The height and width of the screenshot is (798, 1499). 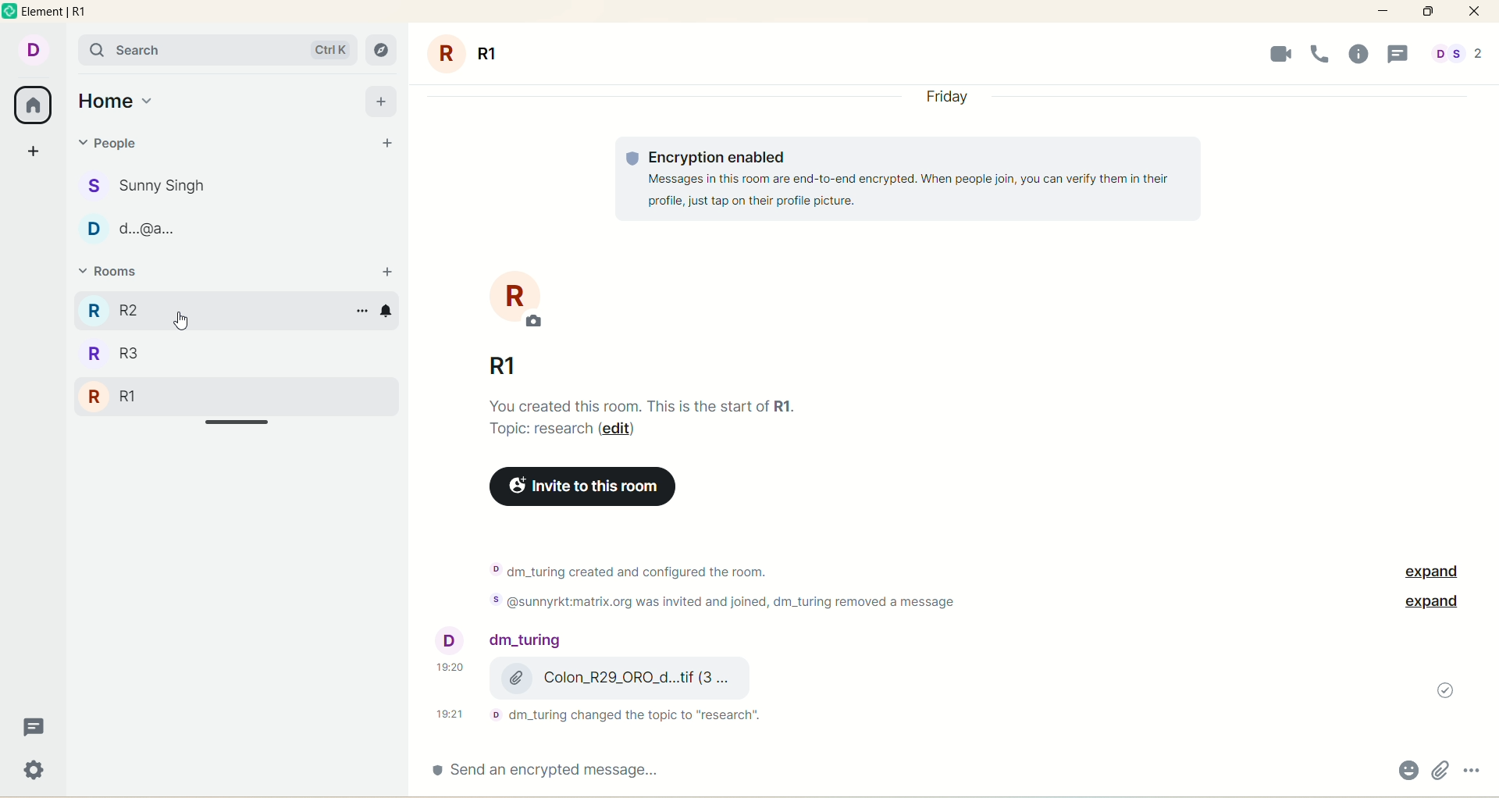 What do you see at coordinates (36, 148) in the screenshot?
I see `create a space` at bounding box center [36, 148].